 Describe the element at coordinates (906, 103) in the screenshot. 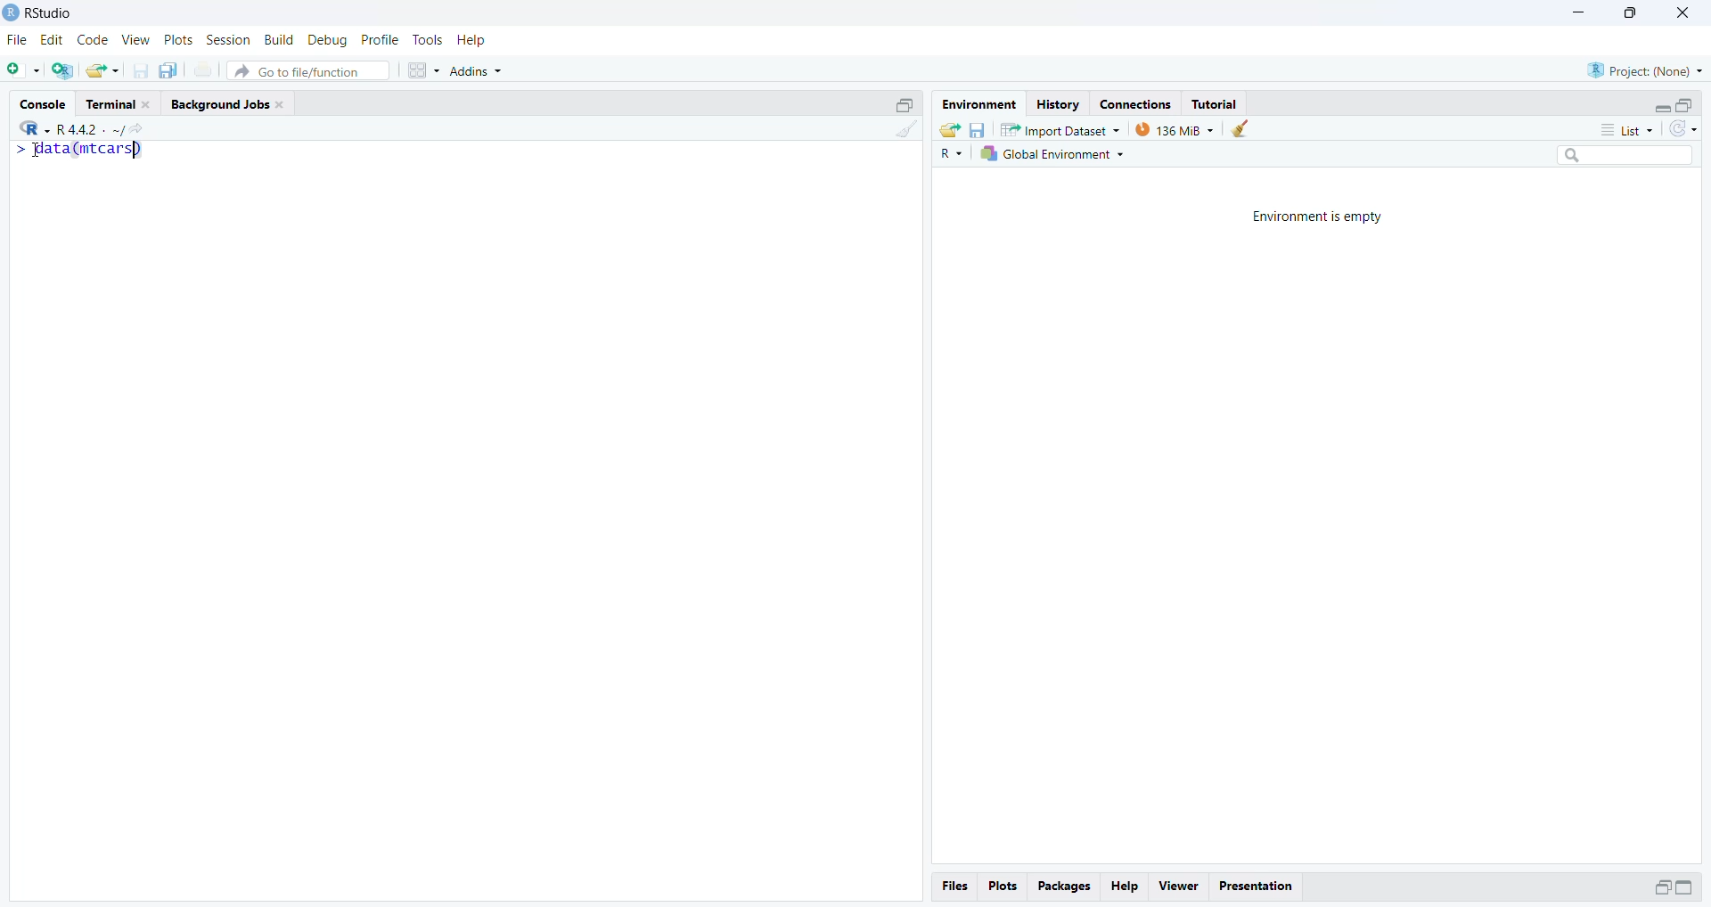

I see `Maximize` at that location.